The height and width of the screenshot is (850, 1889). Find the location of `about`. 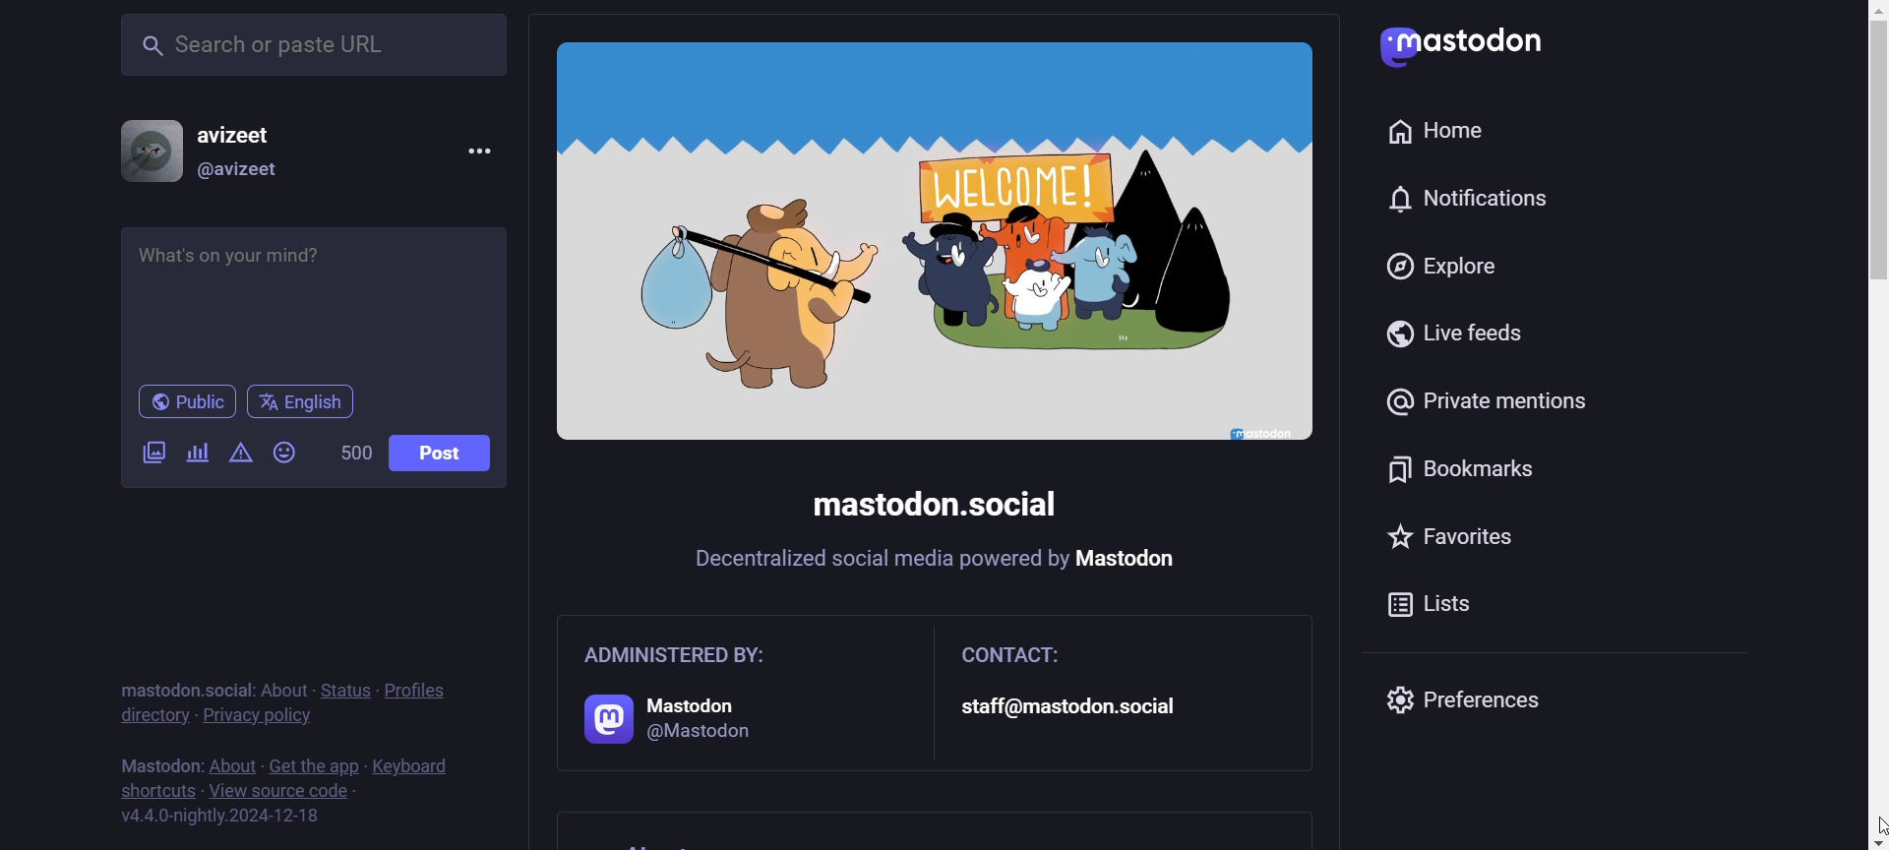

about is located at coordinates (282, 685).